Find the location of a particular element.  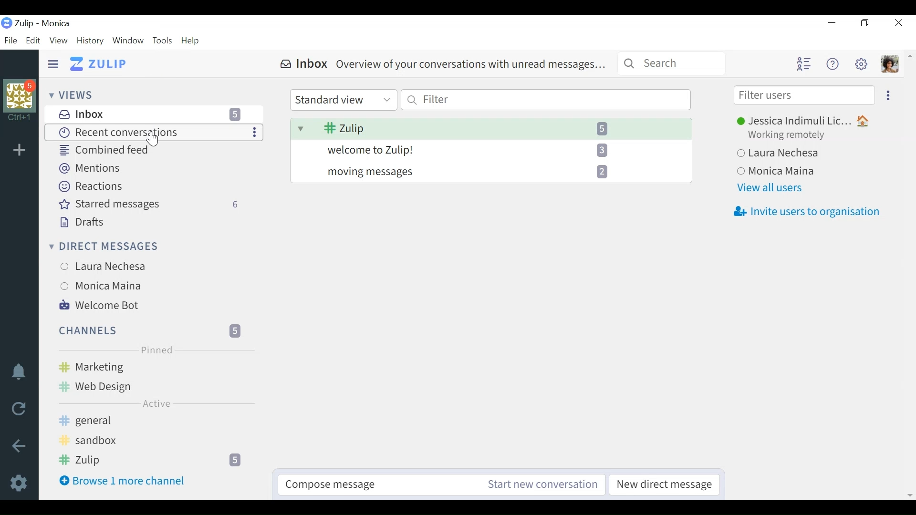

Settings is located at coordinates (21, 484).